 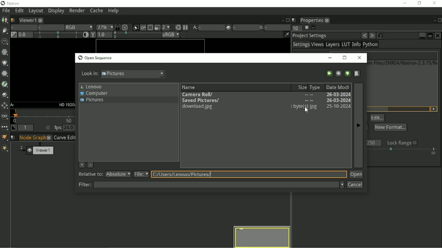 What do you see at coordinates (4, 41) in the screenshot?
I see `Time` at bounding box center [4, 41].